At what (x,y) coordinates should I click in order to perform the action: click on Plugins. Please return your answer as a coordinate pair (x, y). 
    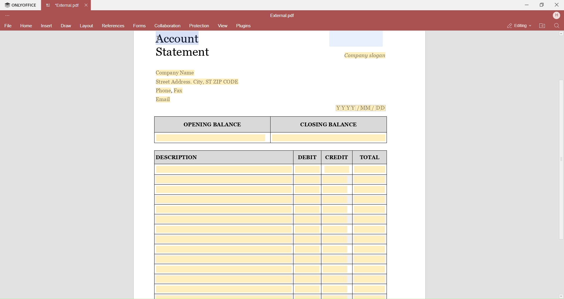
    Looking at the image, I should click on (245, 25).